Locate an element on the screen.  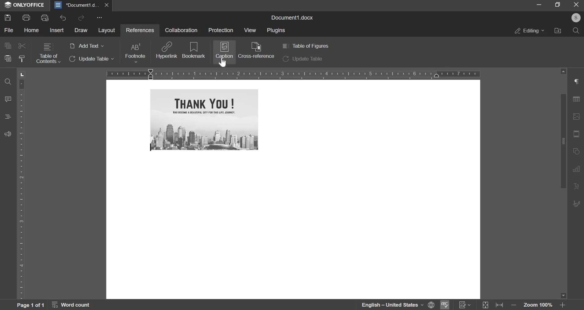
vertical slider is located at coordinates (563, 183).